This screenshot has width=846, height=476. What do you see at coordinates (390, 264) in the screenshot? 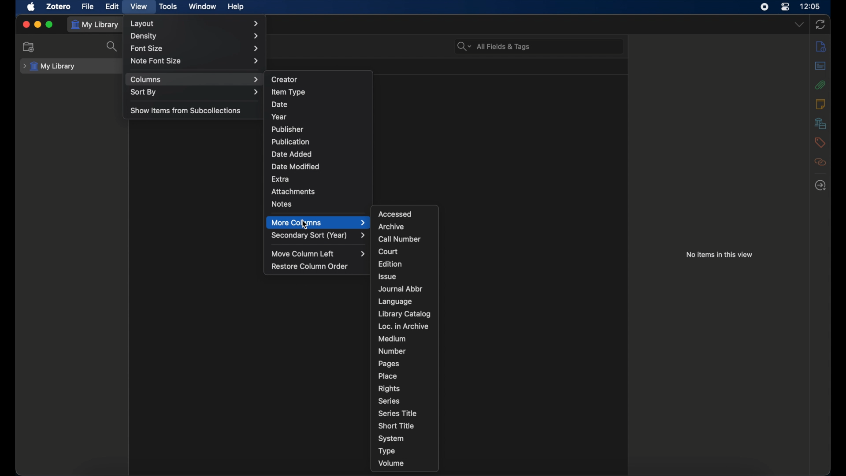
I see `edition` at bounding box center [390, 264].